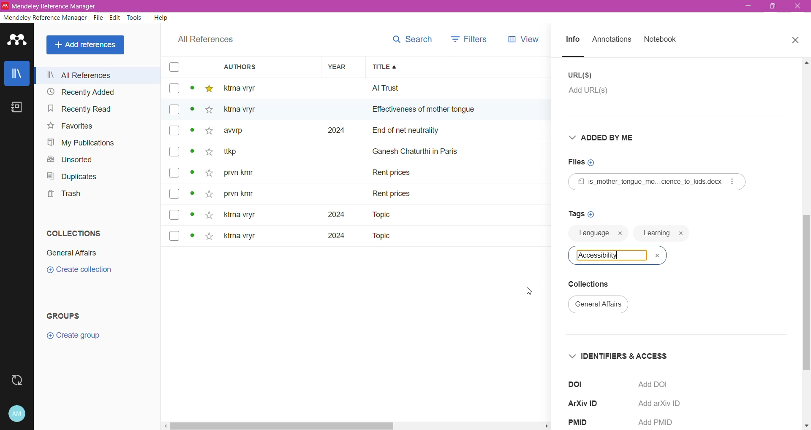 The width and height of the screenshot is (811, 430). What do you see at coordinates (469, 38) in the screenshot?
I see `filters ` at bounding box center [469, 38].